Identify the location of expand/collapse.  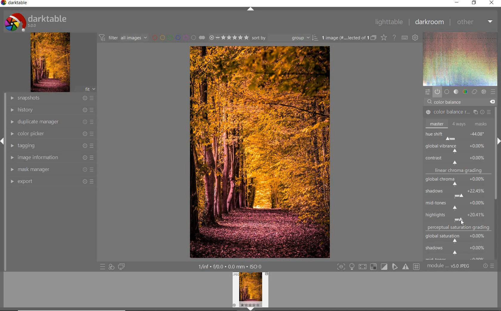
(498, 139).